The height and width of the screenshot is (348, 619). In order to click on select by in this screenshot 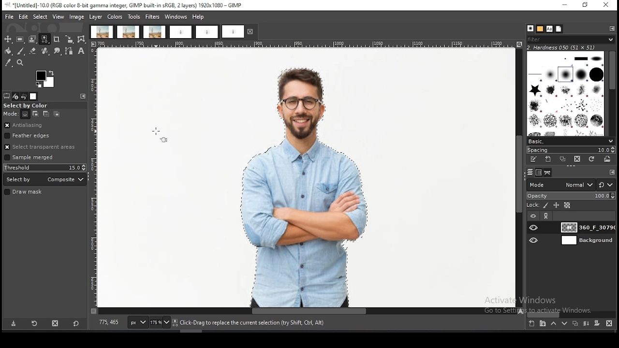, I will do `click(45, 179)`.